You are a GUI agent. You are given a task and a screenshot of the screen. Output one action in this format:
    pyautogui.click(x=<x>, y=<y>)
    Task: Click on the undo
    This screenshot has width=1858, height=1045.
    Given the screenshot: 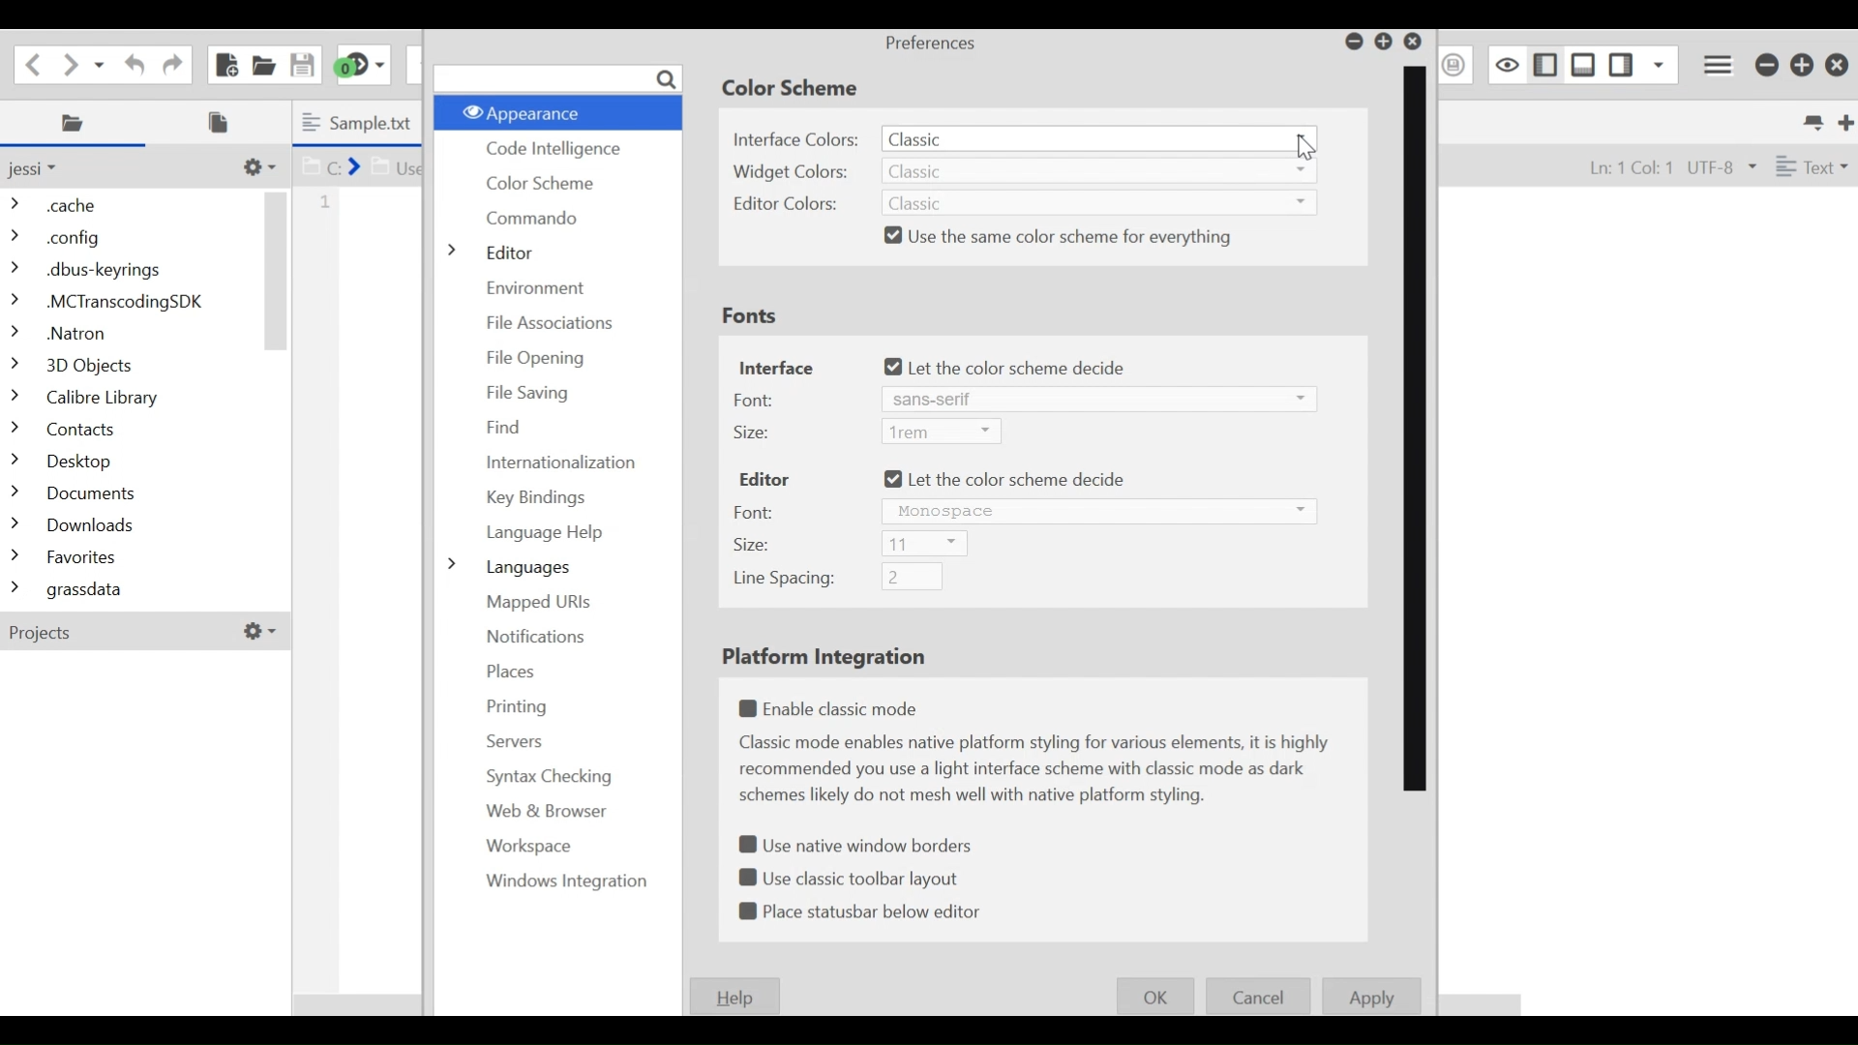 What is the action you would take?
    pyautogui.click(x=131, y=63)
    